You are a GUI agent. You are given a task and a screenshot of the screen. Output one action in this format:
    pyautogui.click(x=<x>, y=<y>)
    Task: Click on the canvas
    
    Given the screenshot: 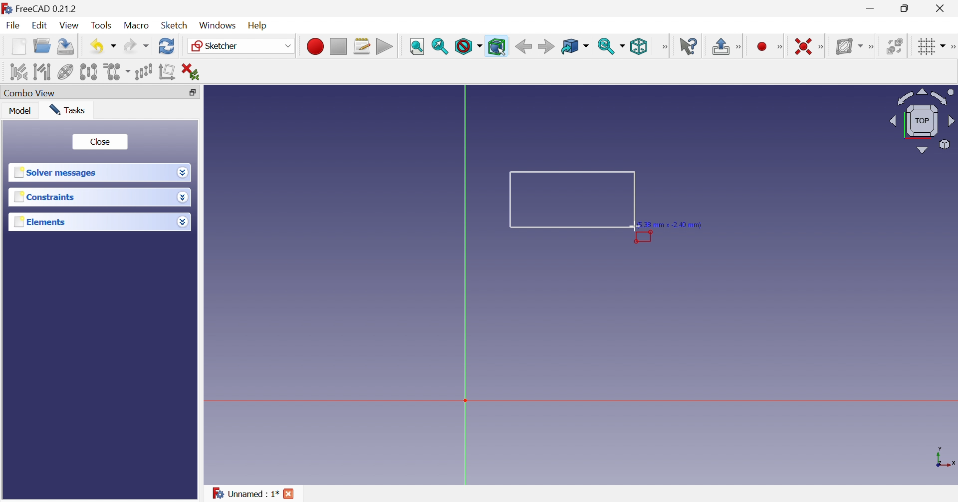 What is the action you would take?
    pyautogui.click(x=557, y=356)
    